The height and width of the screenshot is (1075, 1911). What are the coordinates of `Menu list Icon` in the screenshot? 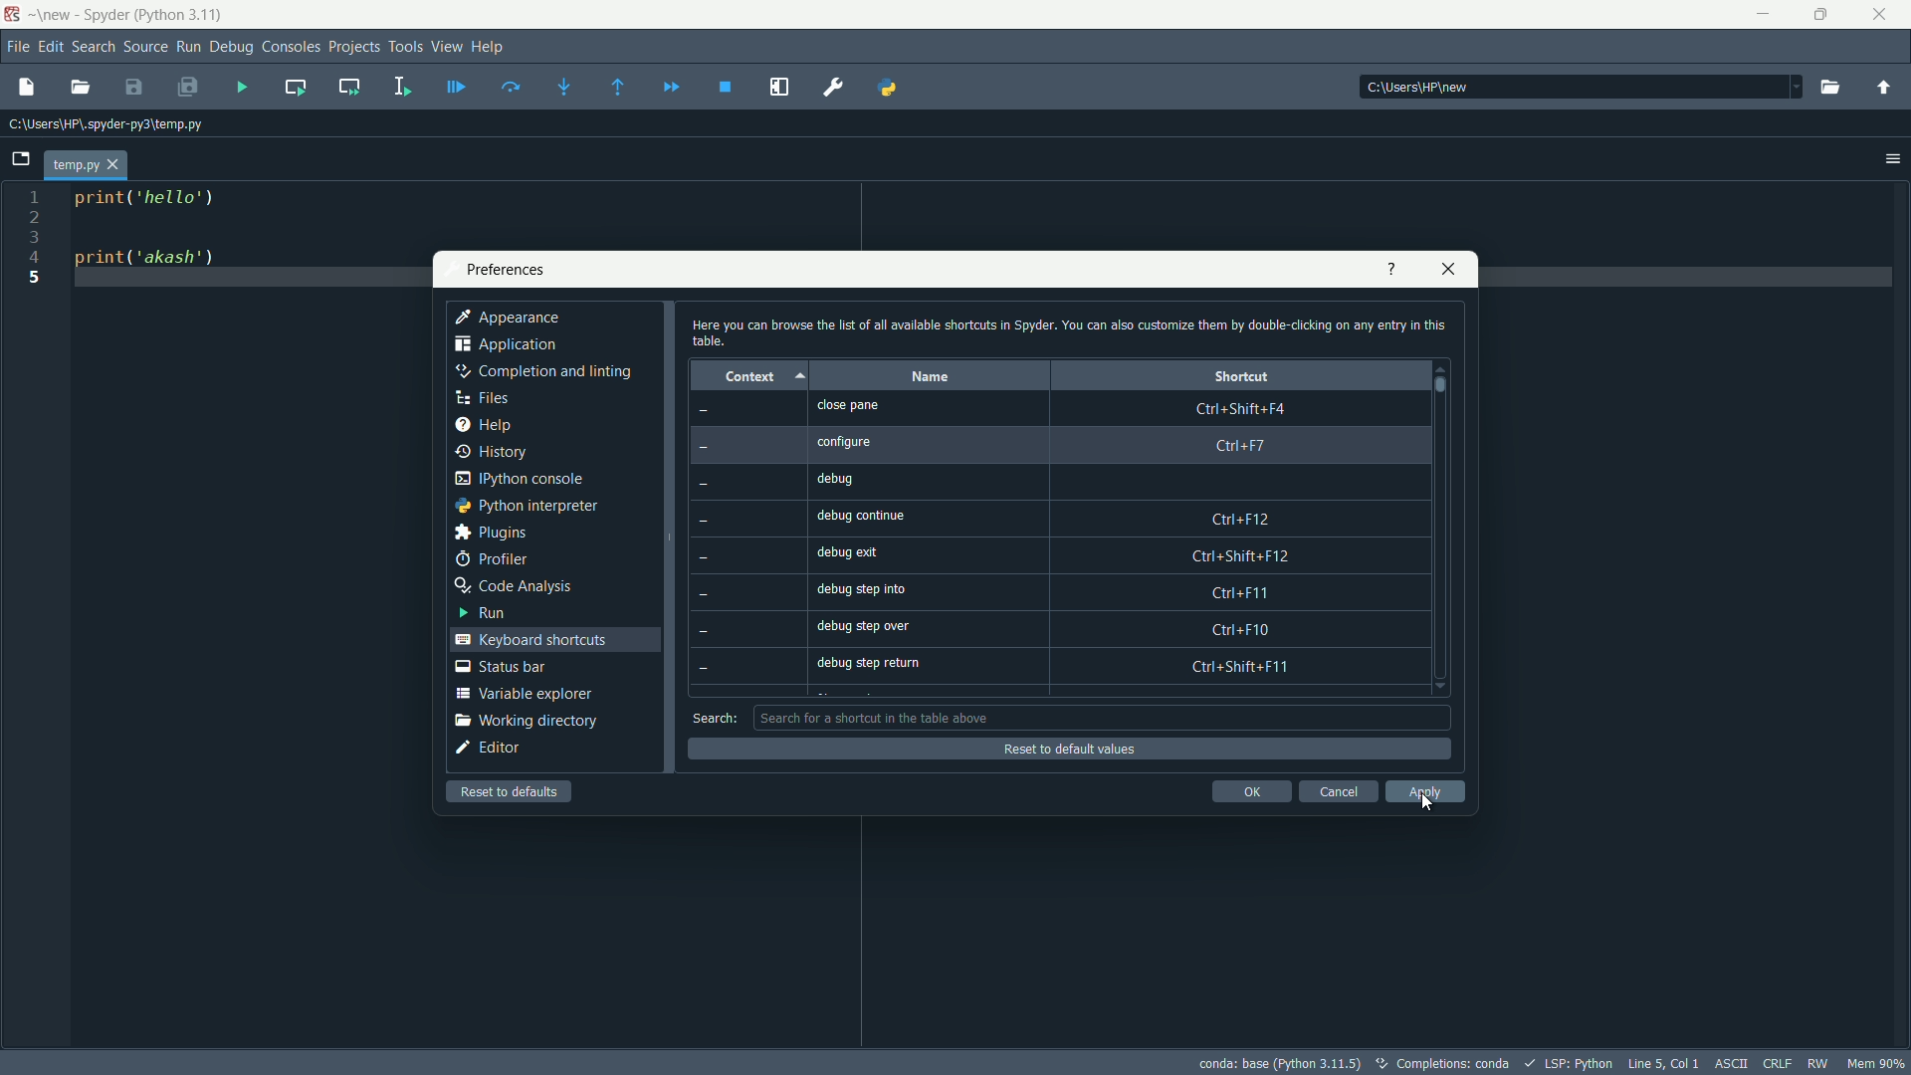 It's located at (1797, 84).